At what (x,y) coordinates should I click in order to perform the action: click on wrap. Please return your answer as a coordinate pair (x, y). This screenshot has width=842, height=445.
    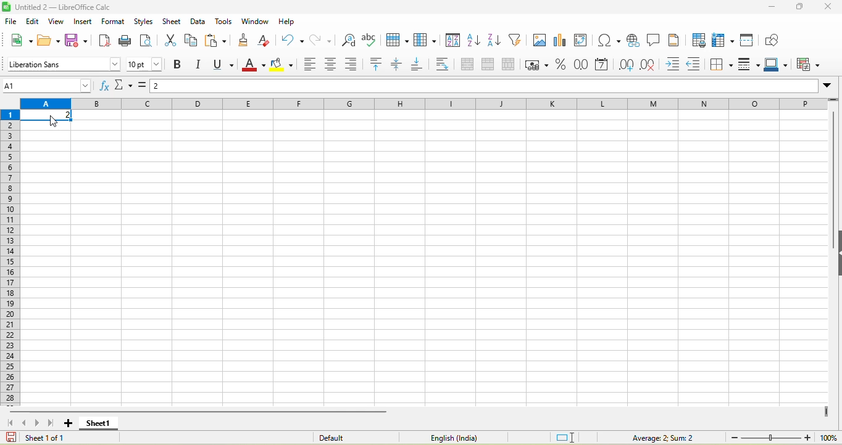
    Looking at the image, I should click on (446, 65).